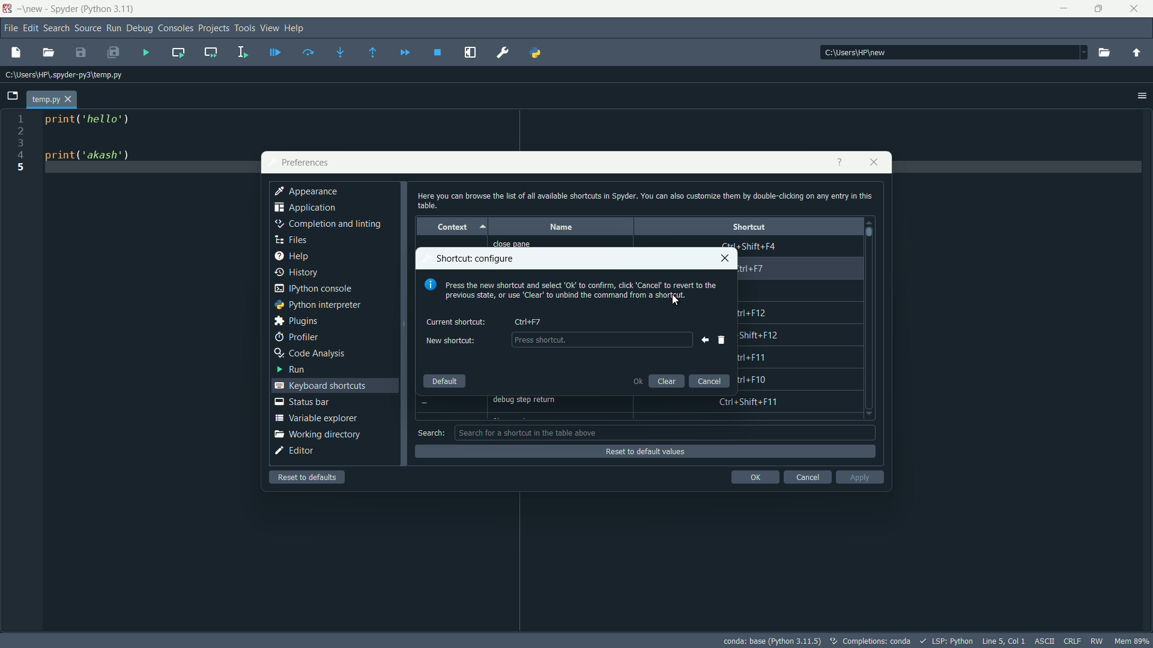  I want to click on run selection, so click(241, 53).